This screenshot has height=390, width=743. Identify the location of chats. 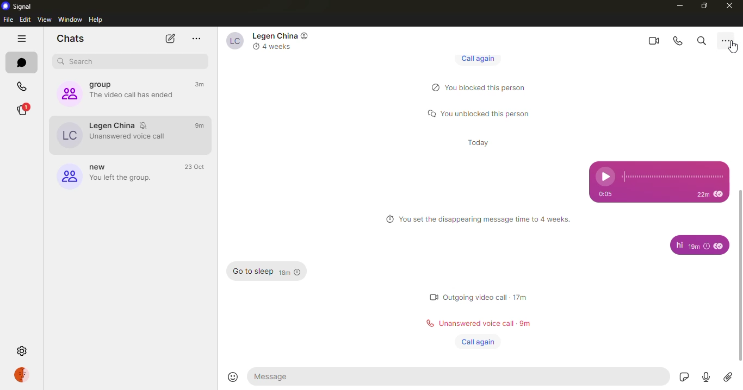
(22, 63).